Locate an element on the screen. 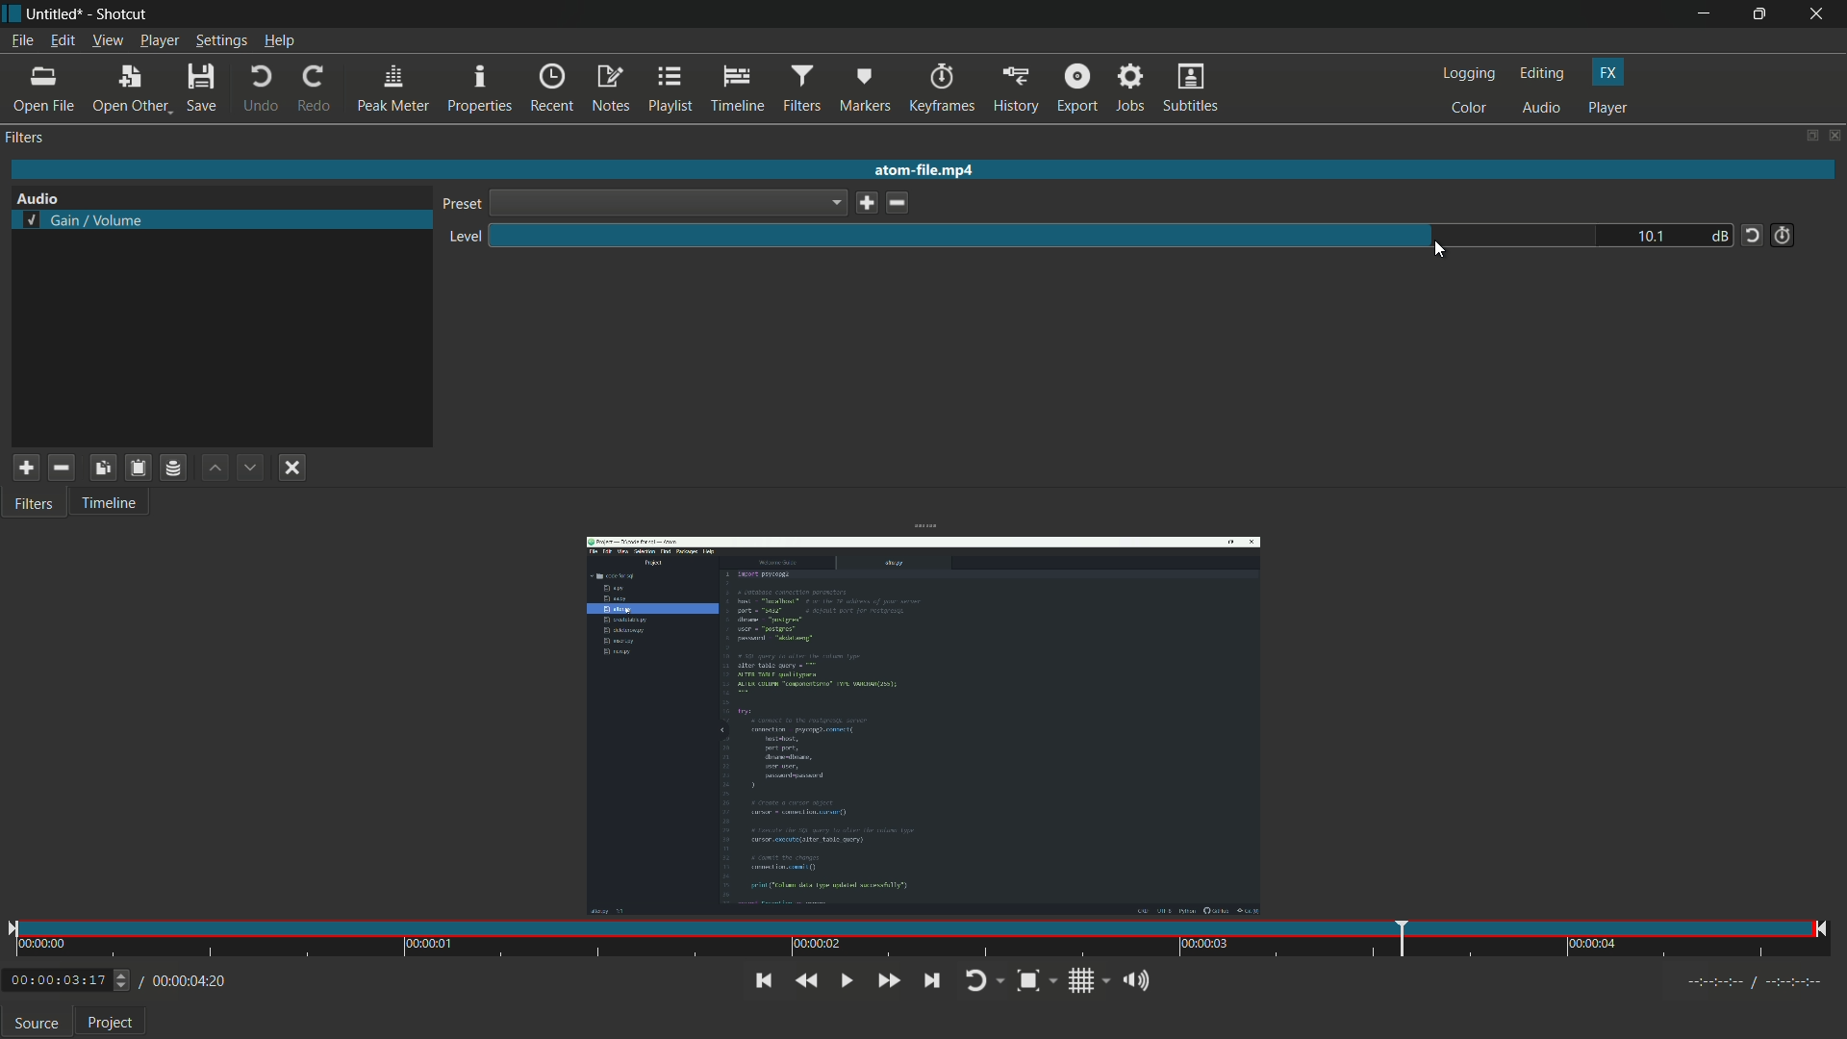 The image size is (1847, 1039). 10.1 is located at coordinates (1650, 235).